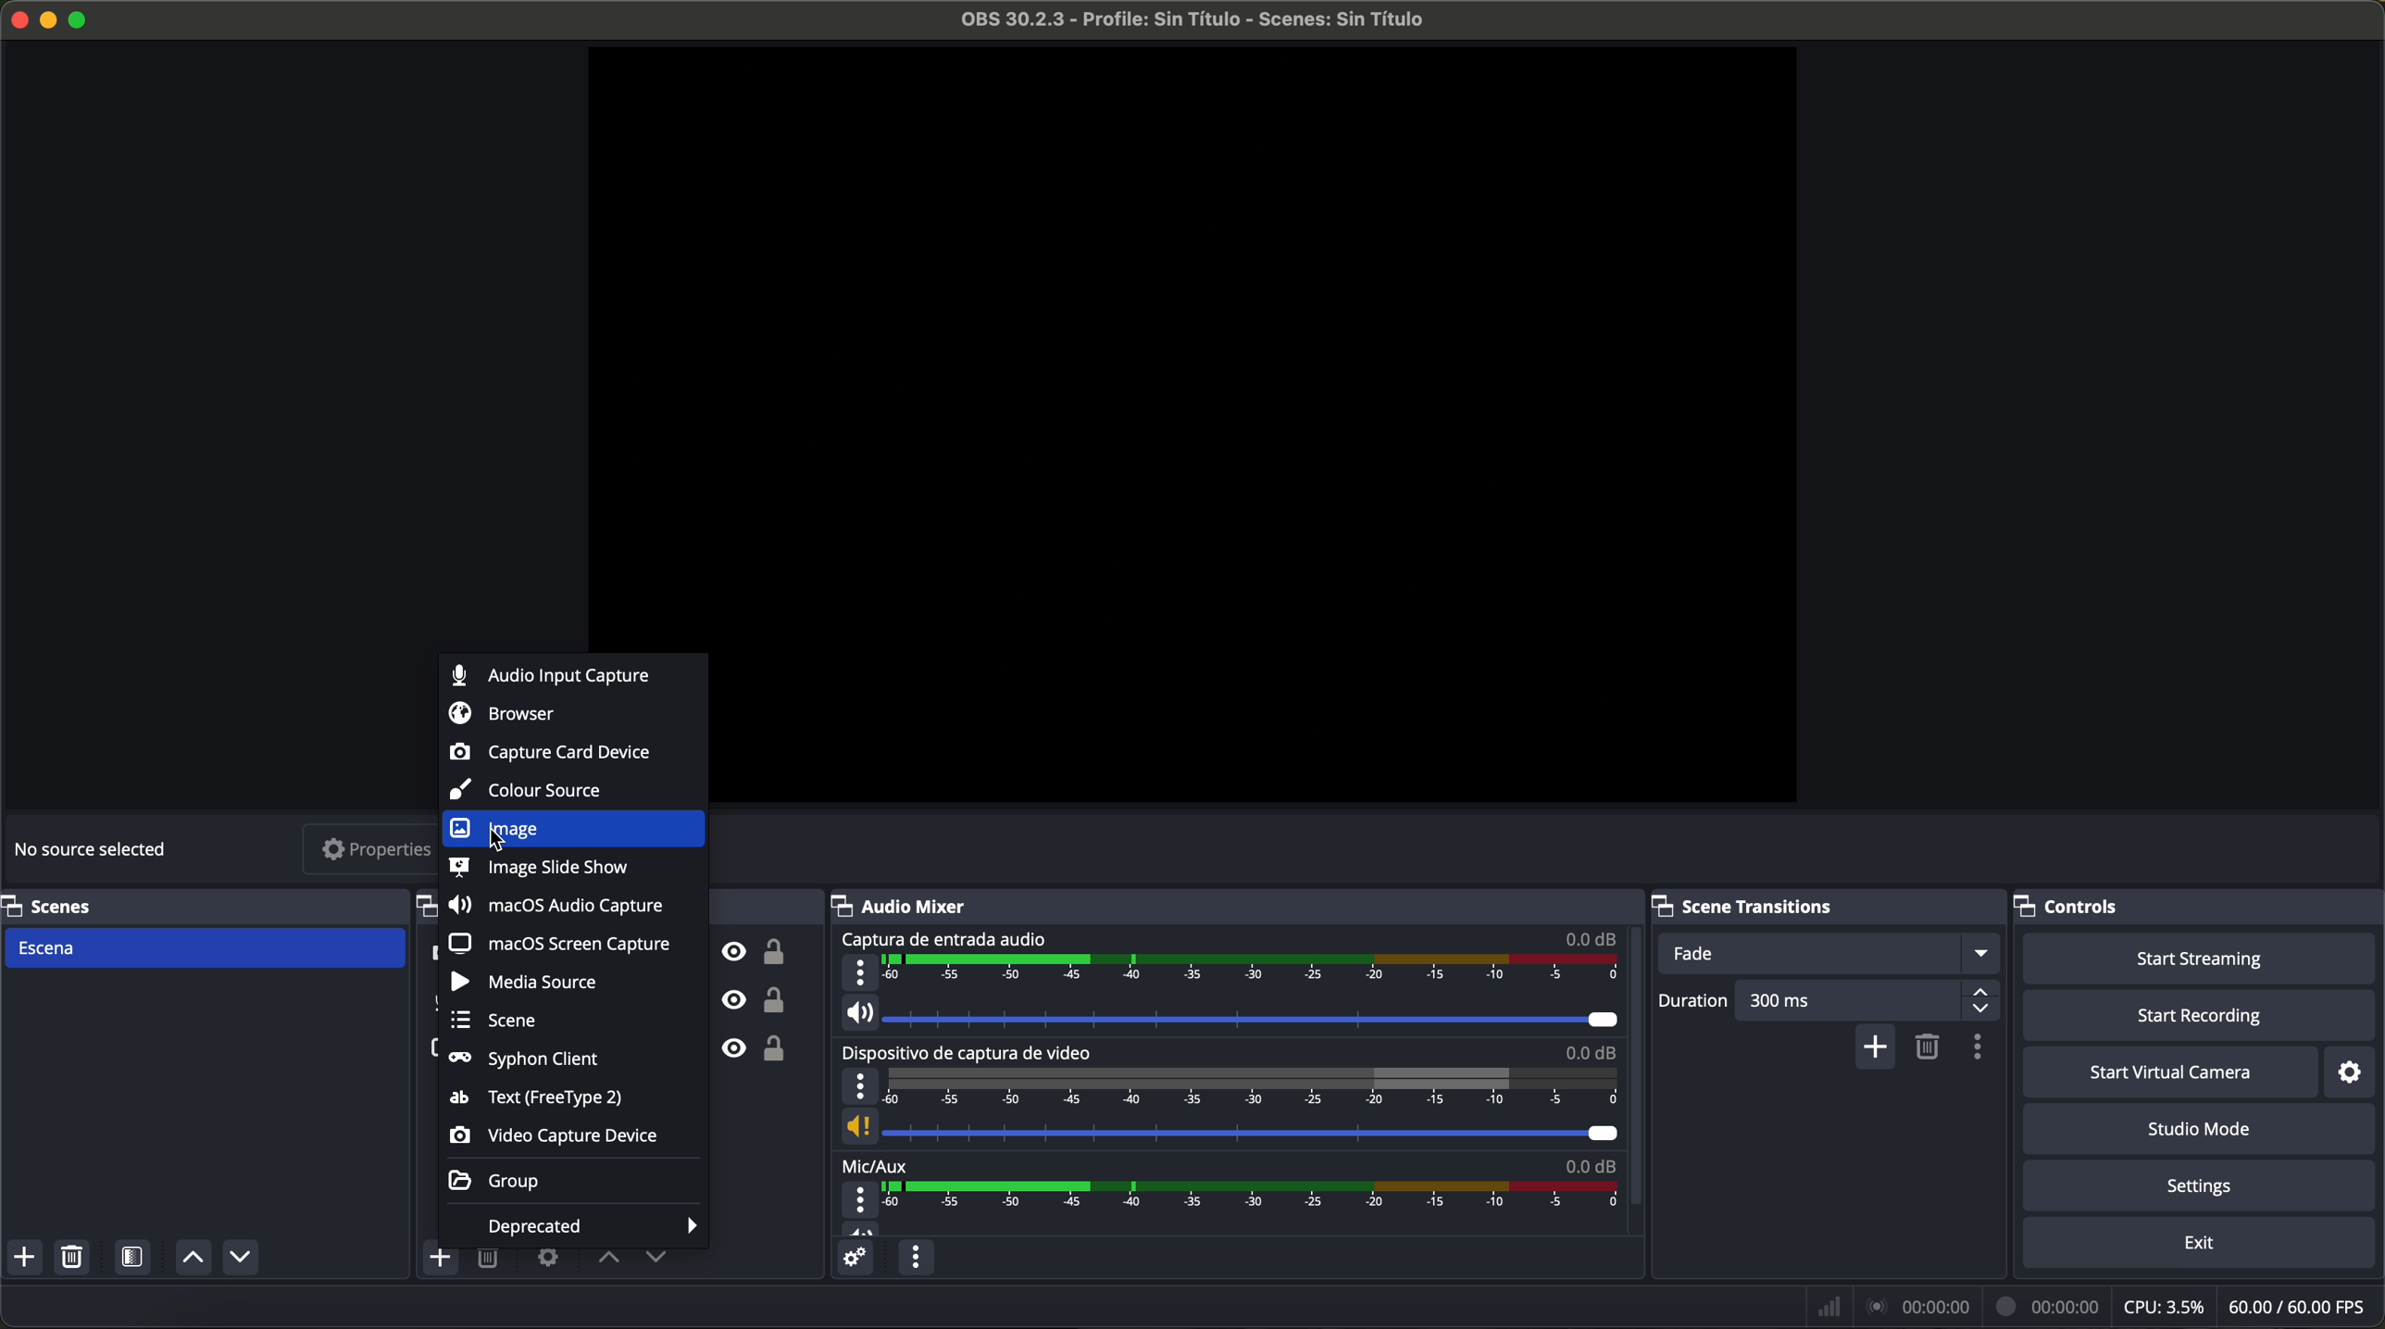 Image resolution: width=2385 pixels, height=1329 pixels. What do you see at coordinates (445, 1259) in the screenshot?
I see `click on add source` at bounding box center [445, 1259].